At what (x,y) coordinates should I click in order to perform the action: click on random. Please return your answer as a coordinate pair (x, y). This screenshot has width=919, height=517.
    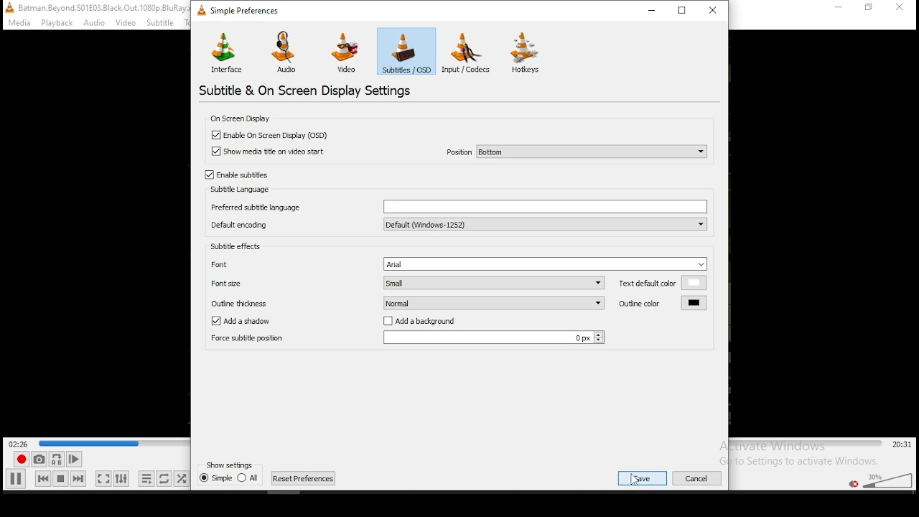
    Looking at the image, I should click on (181, 478).